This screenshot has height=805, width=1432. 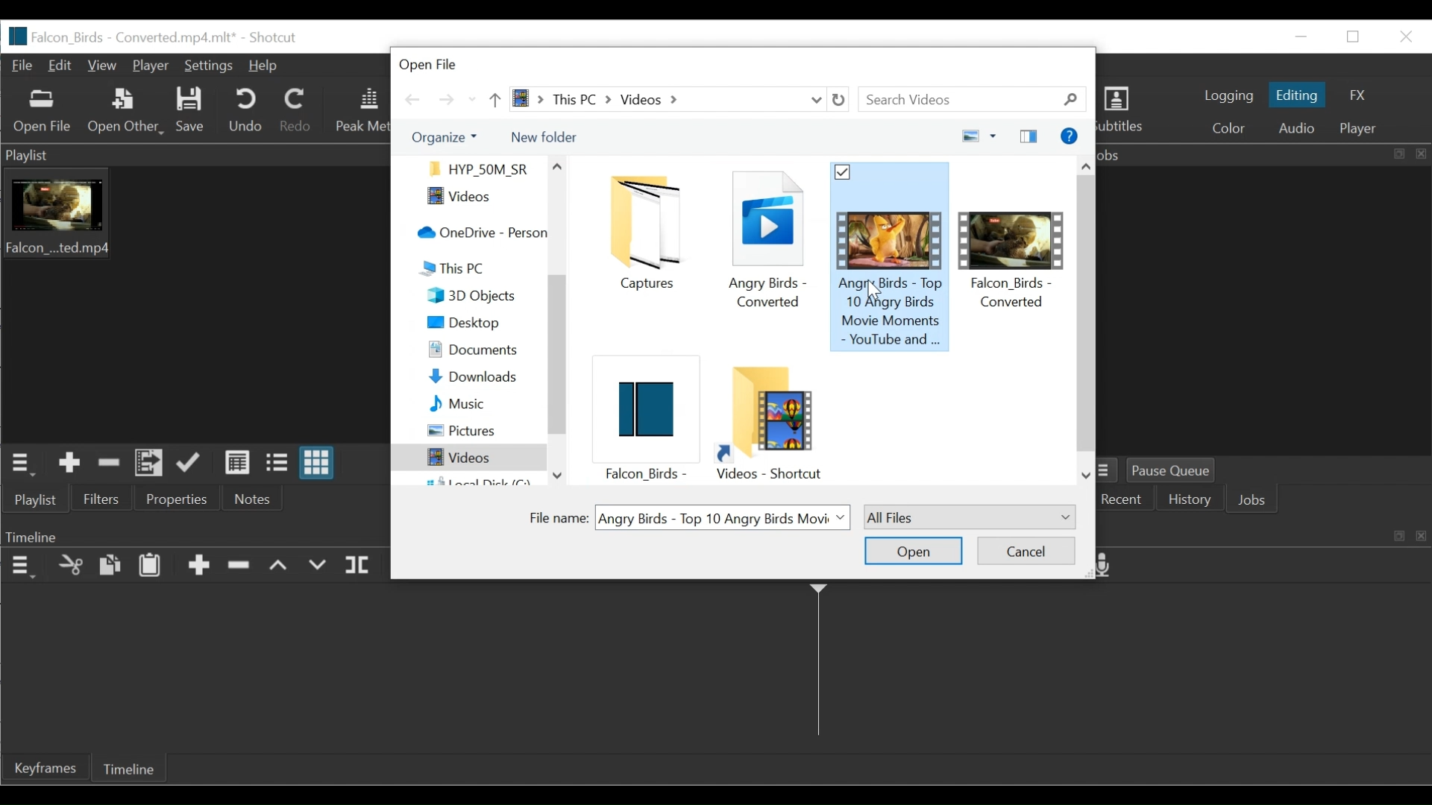 What do you see at coordinates (1087, 163) in the screenshot?
I see `Scroll up` at bounding box center [1087, 163].